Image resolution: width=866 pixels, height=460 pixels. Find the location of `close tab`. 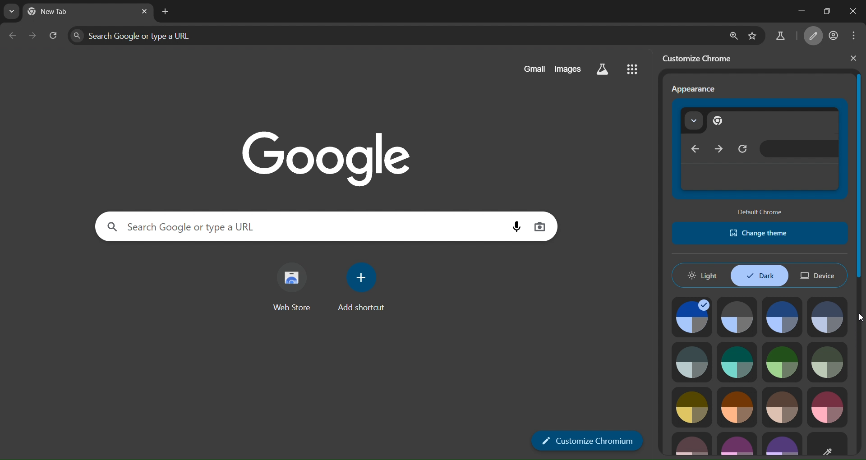

close tab is located at coordinates (144, 11).